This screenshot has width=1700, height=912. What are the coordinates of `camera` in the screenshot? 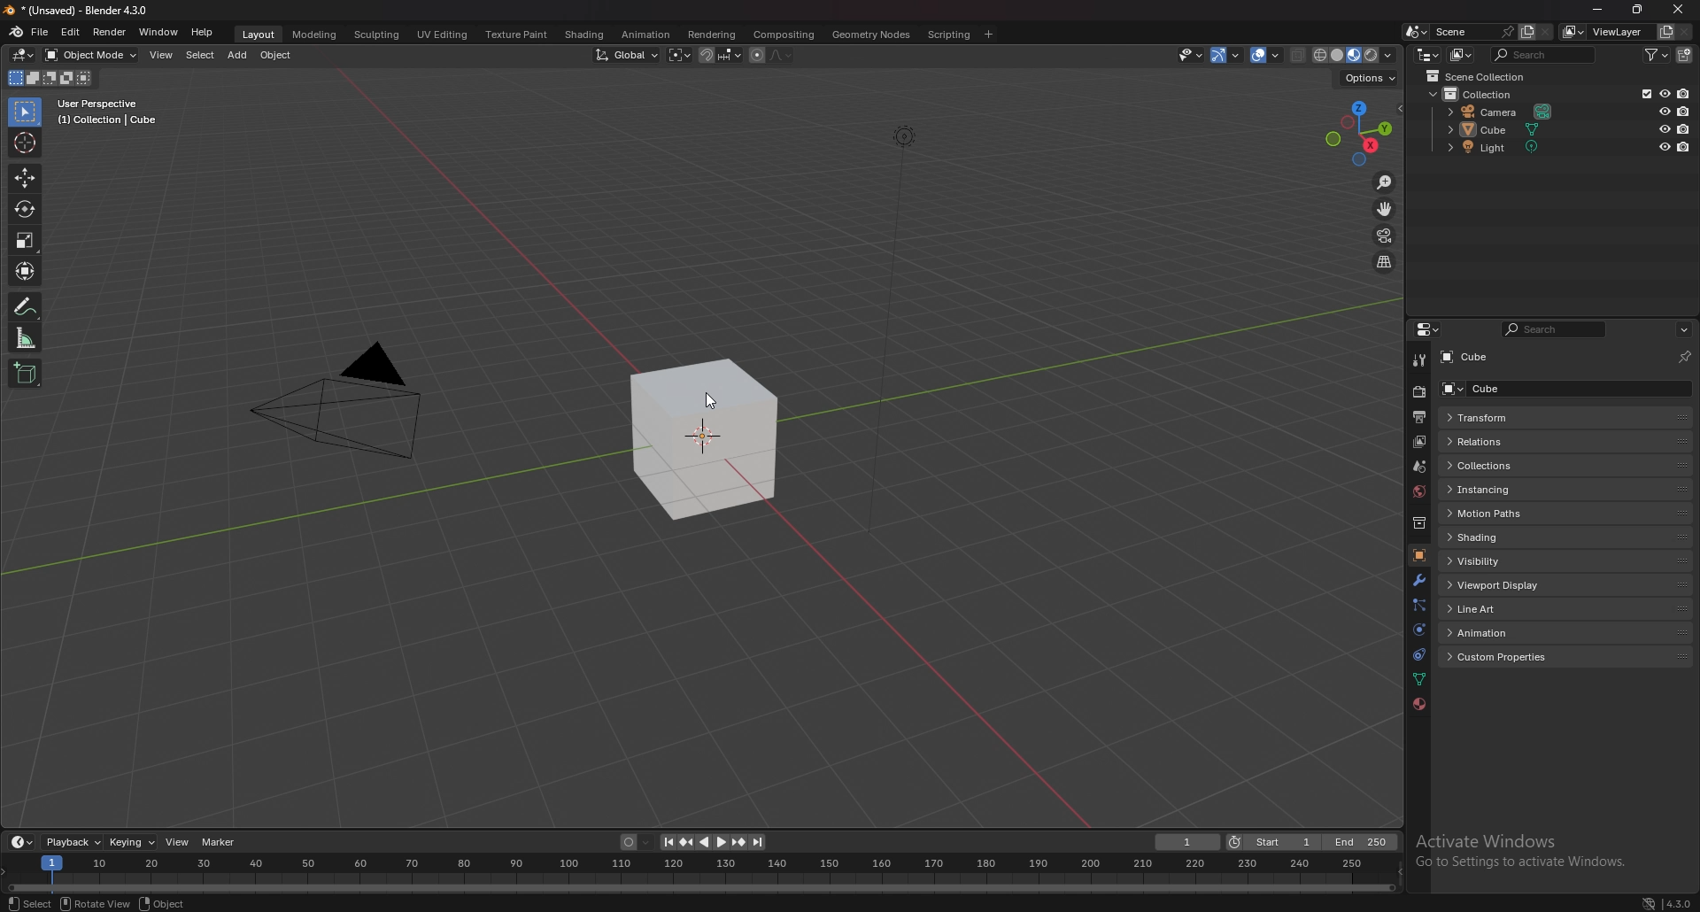 It's located at (1503, 112).